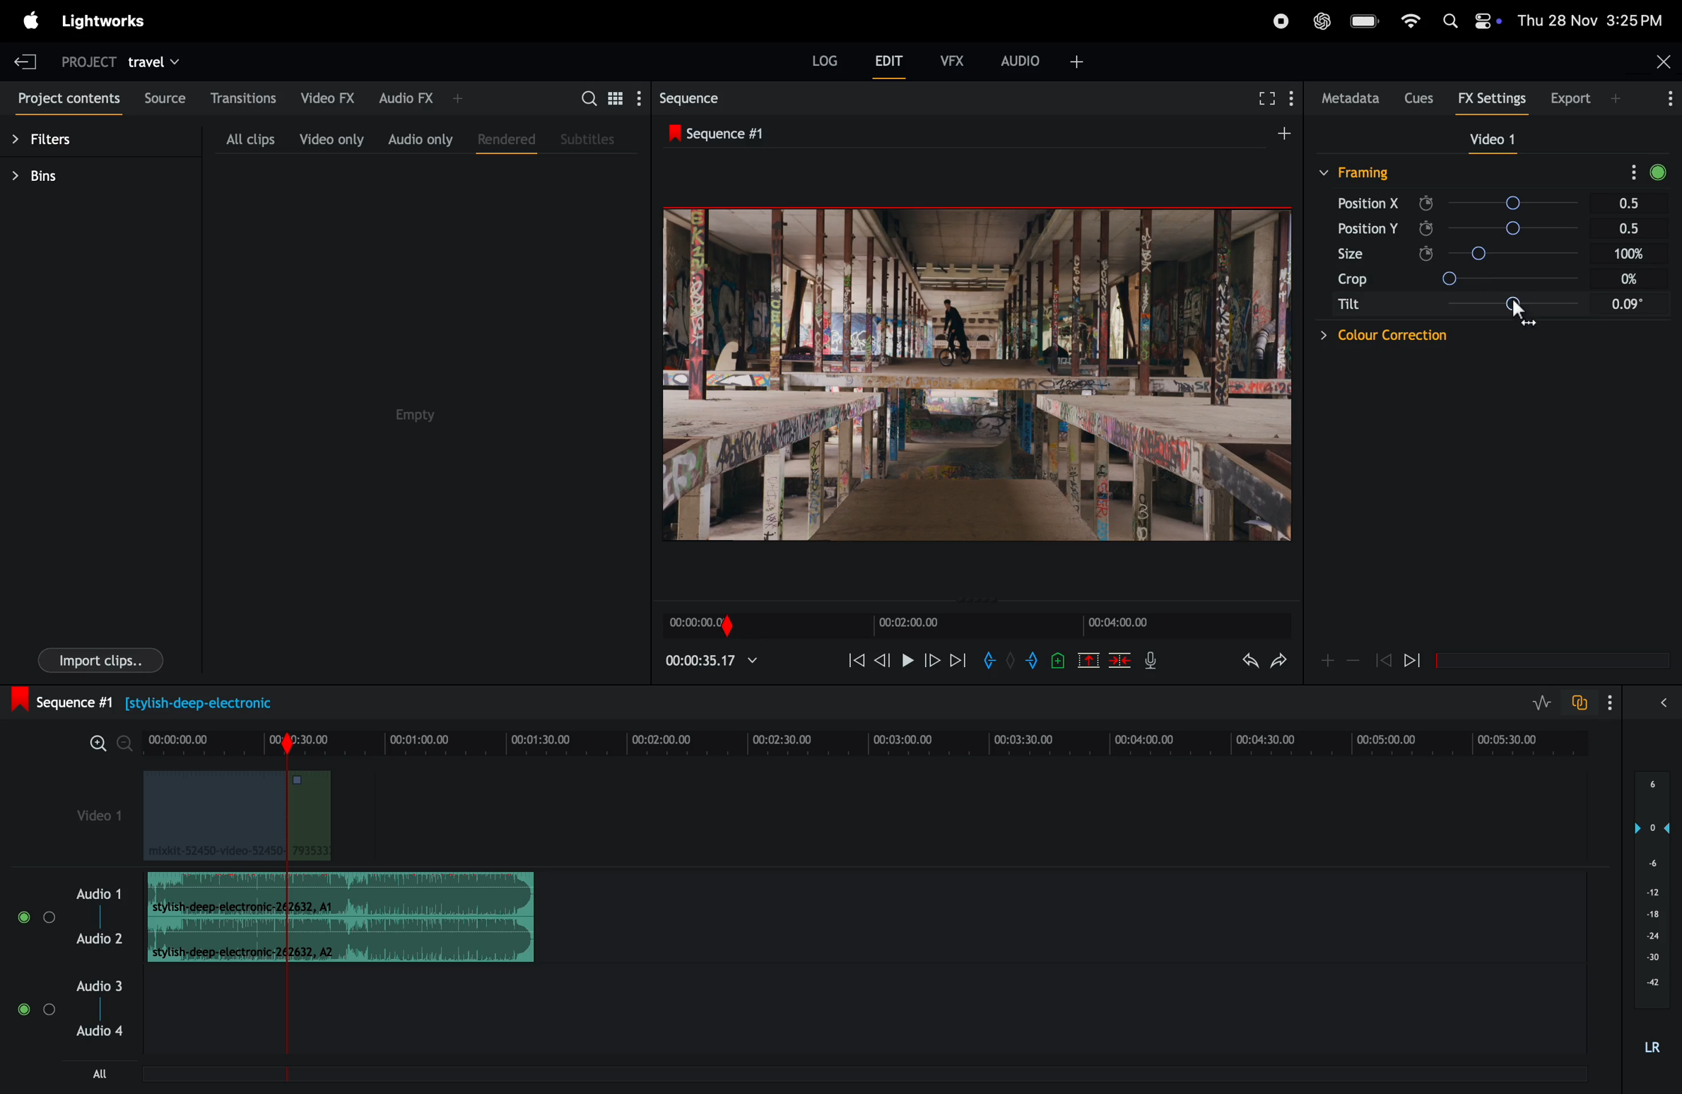 The height and width of the screenshot is (1094, 1682). I want to click on meta data, so click(1349, 99).